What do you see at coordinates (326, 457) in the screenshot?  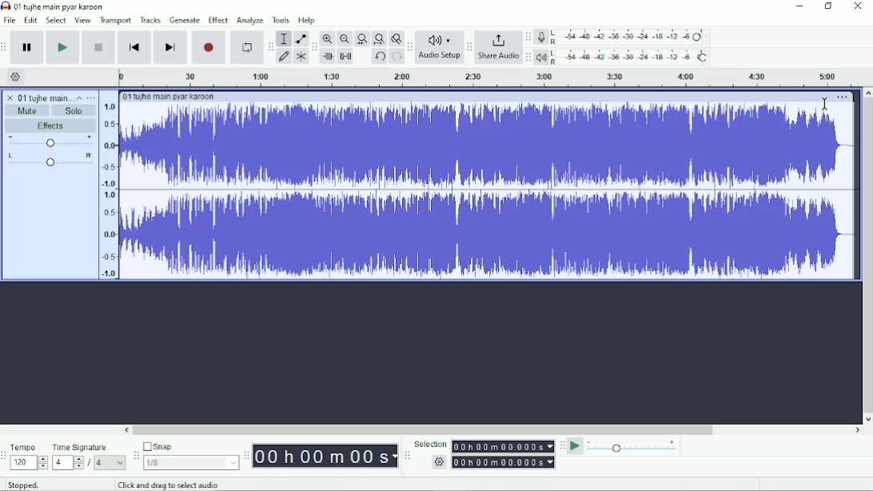 I see `00h00m00s` at bounding box center [326, 457].